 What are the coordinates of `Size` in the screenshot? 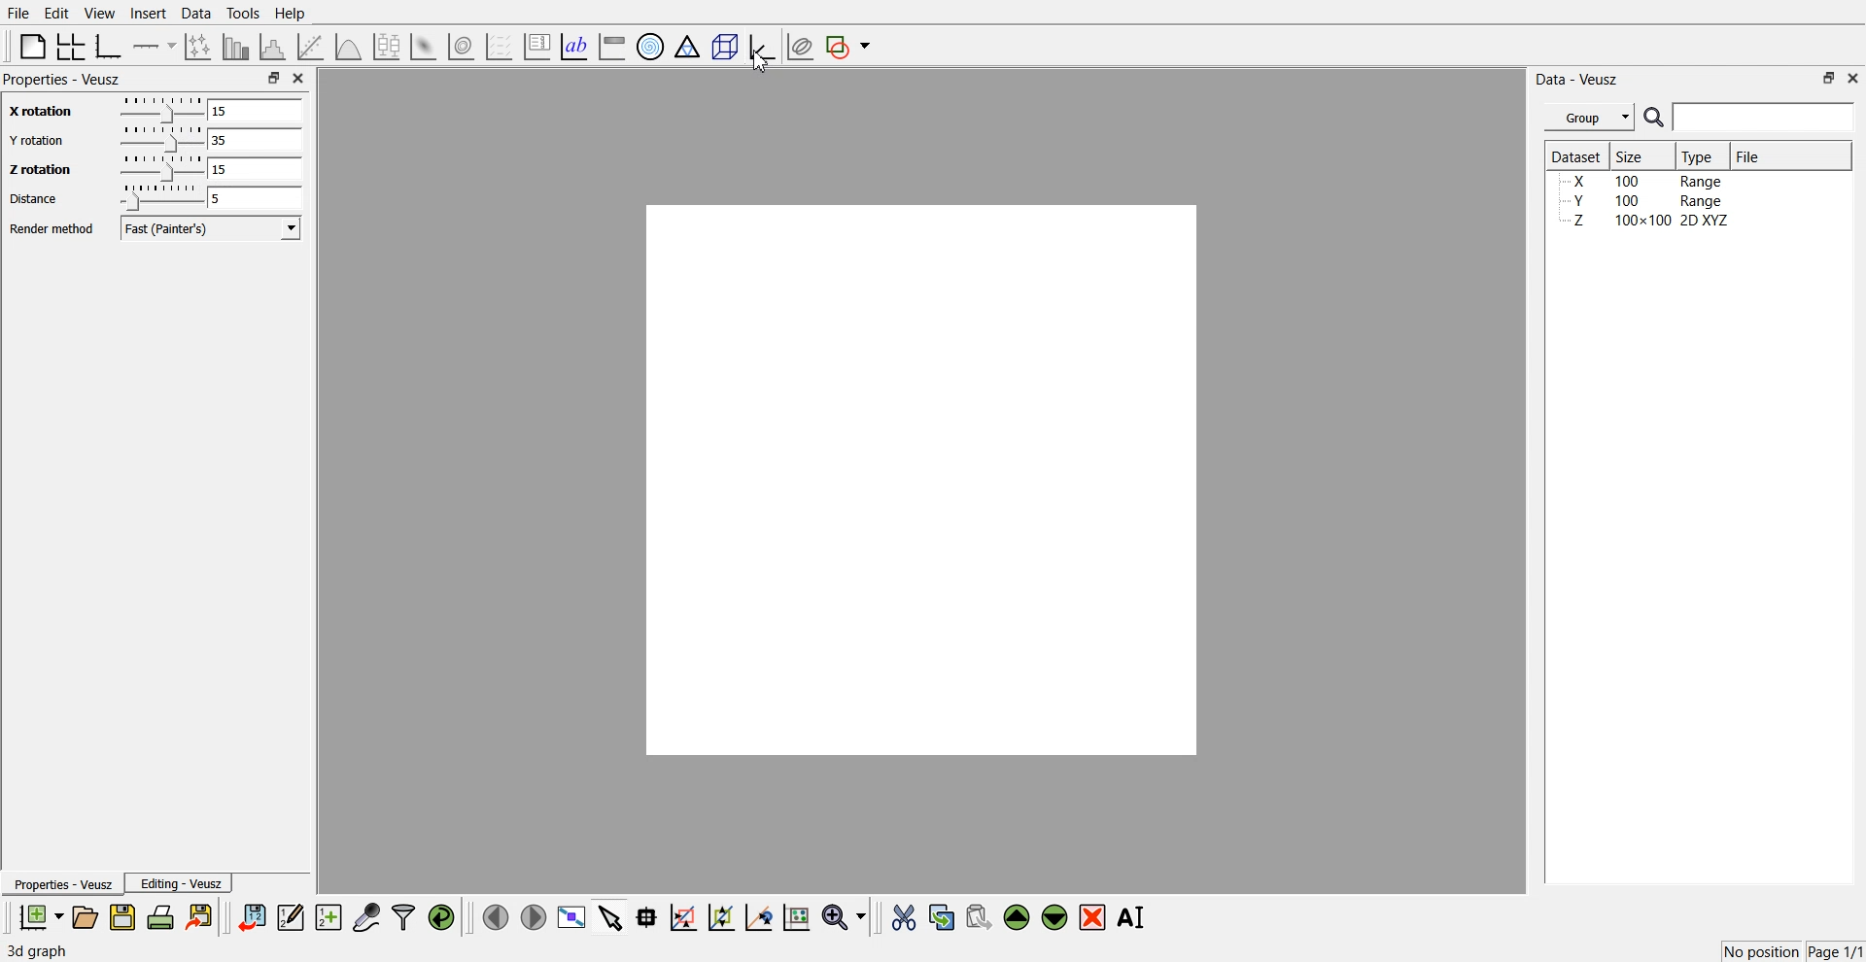 It's located at (1633, 155).